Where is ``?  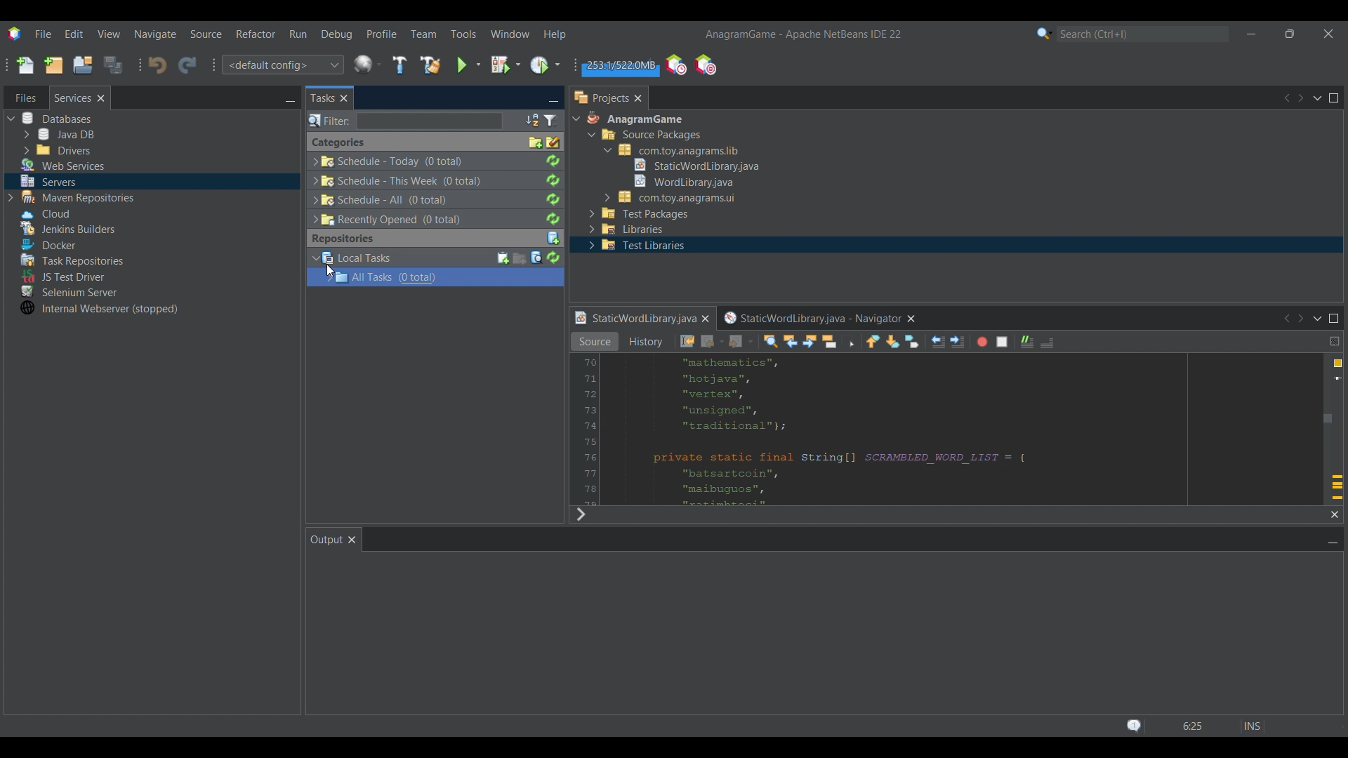
 is located at coordinates (649, 135).